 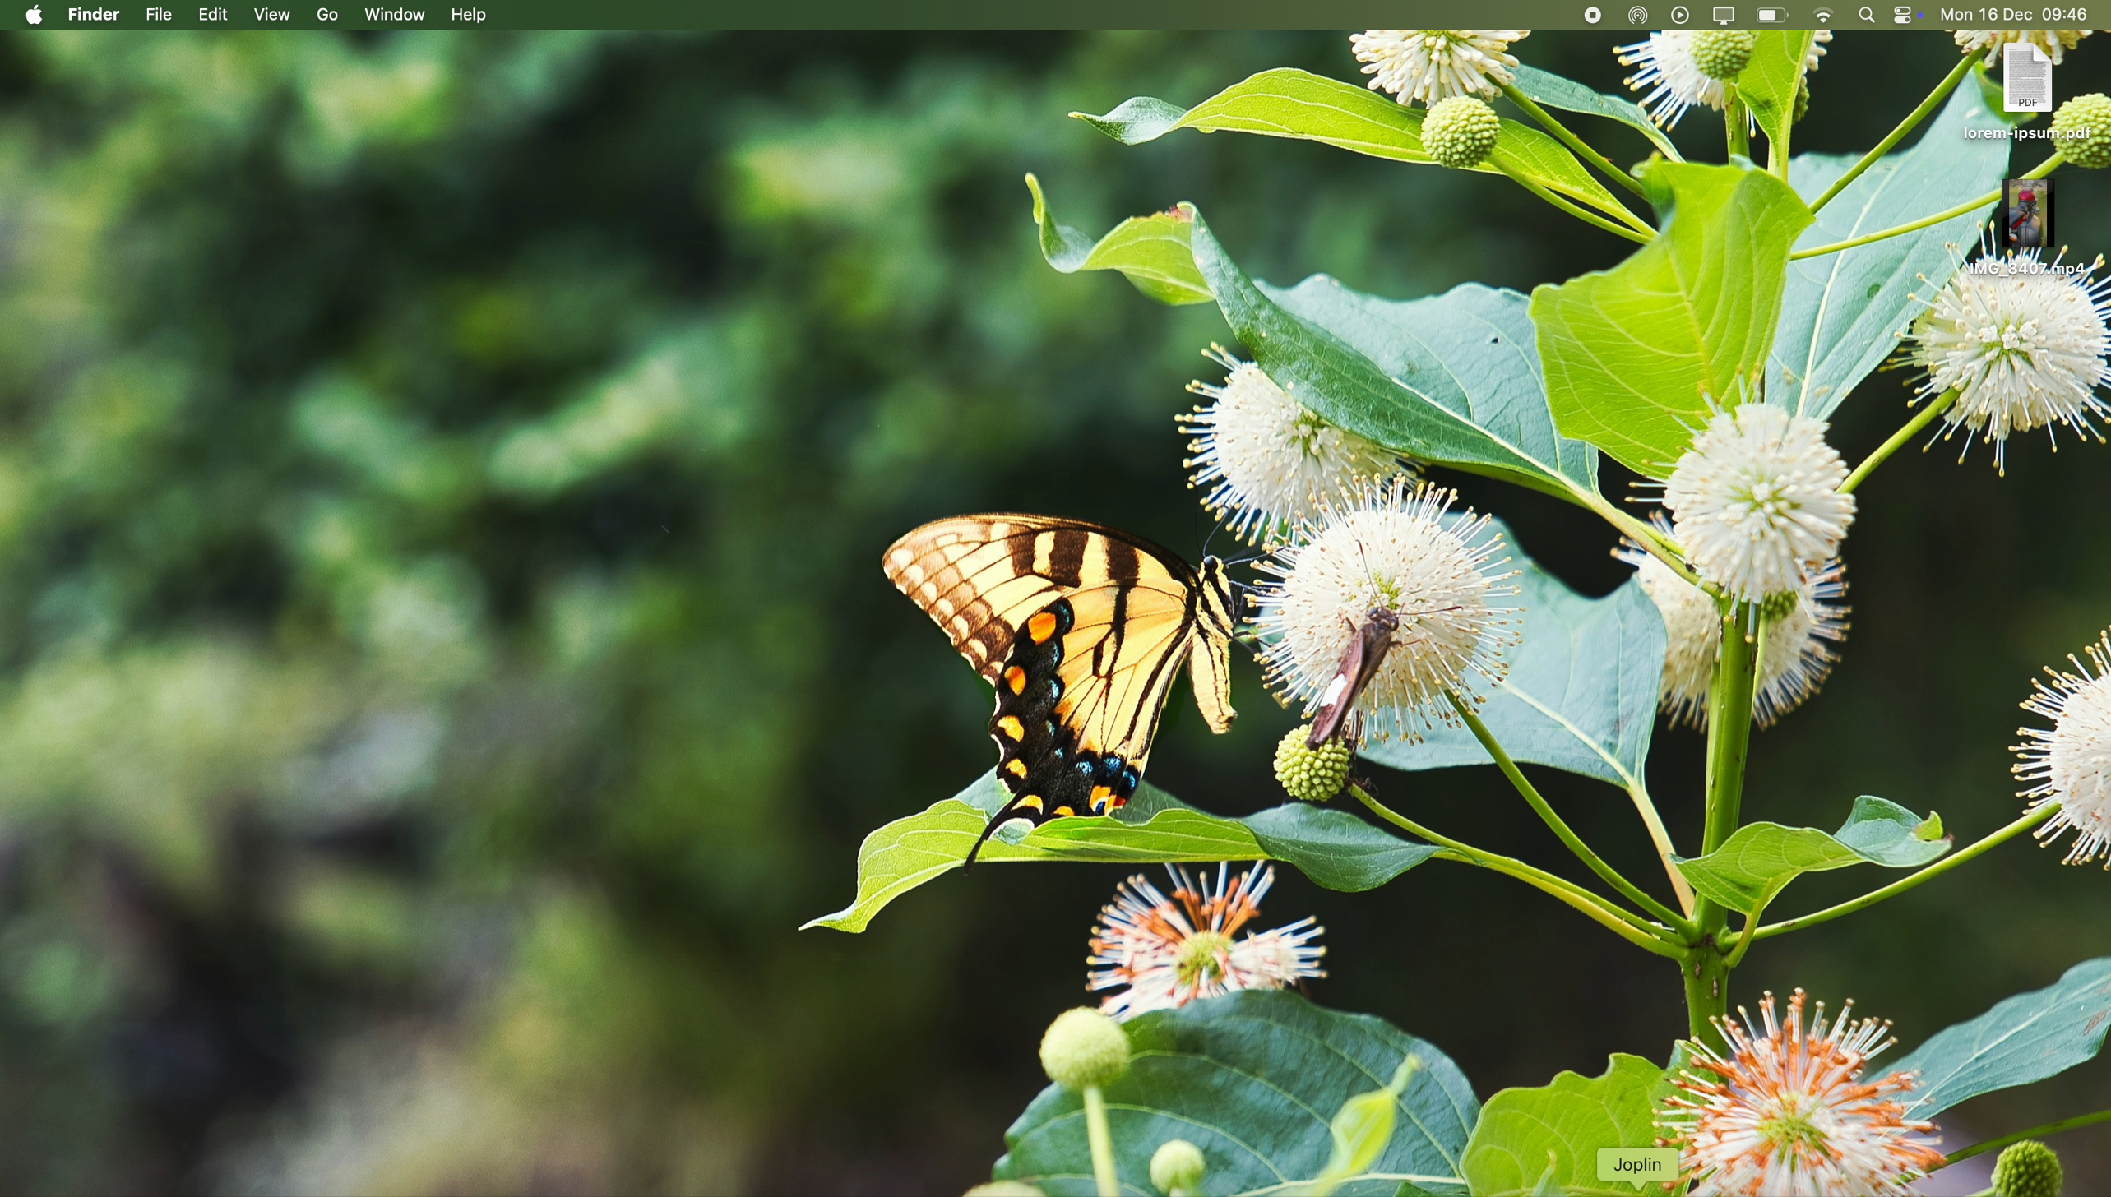 What do you see at coordinates (1913, 16) in the screenshot?
I see `controls` at bounding box center [1913, 16].